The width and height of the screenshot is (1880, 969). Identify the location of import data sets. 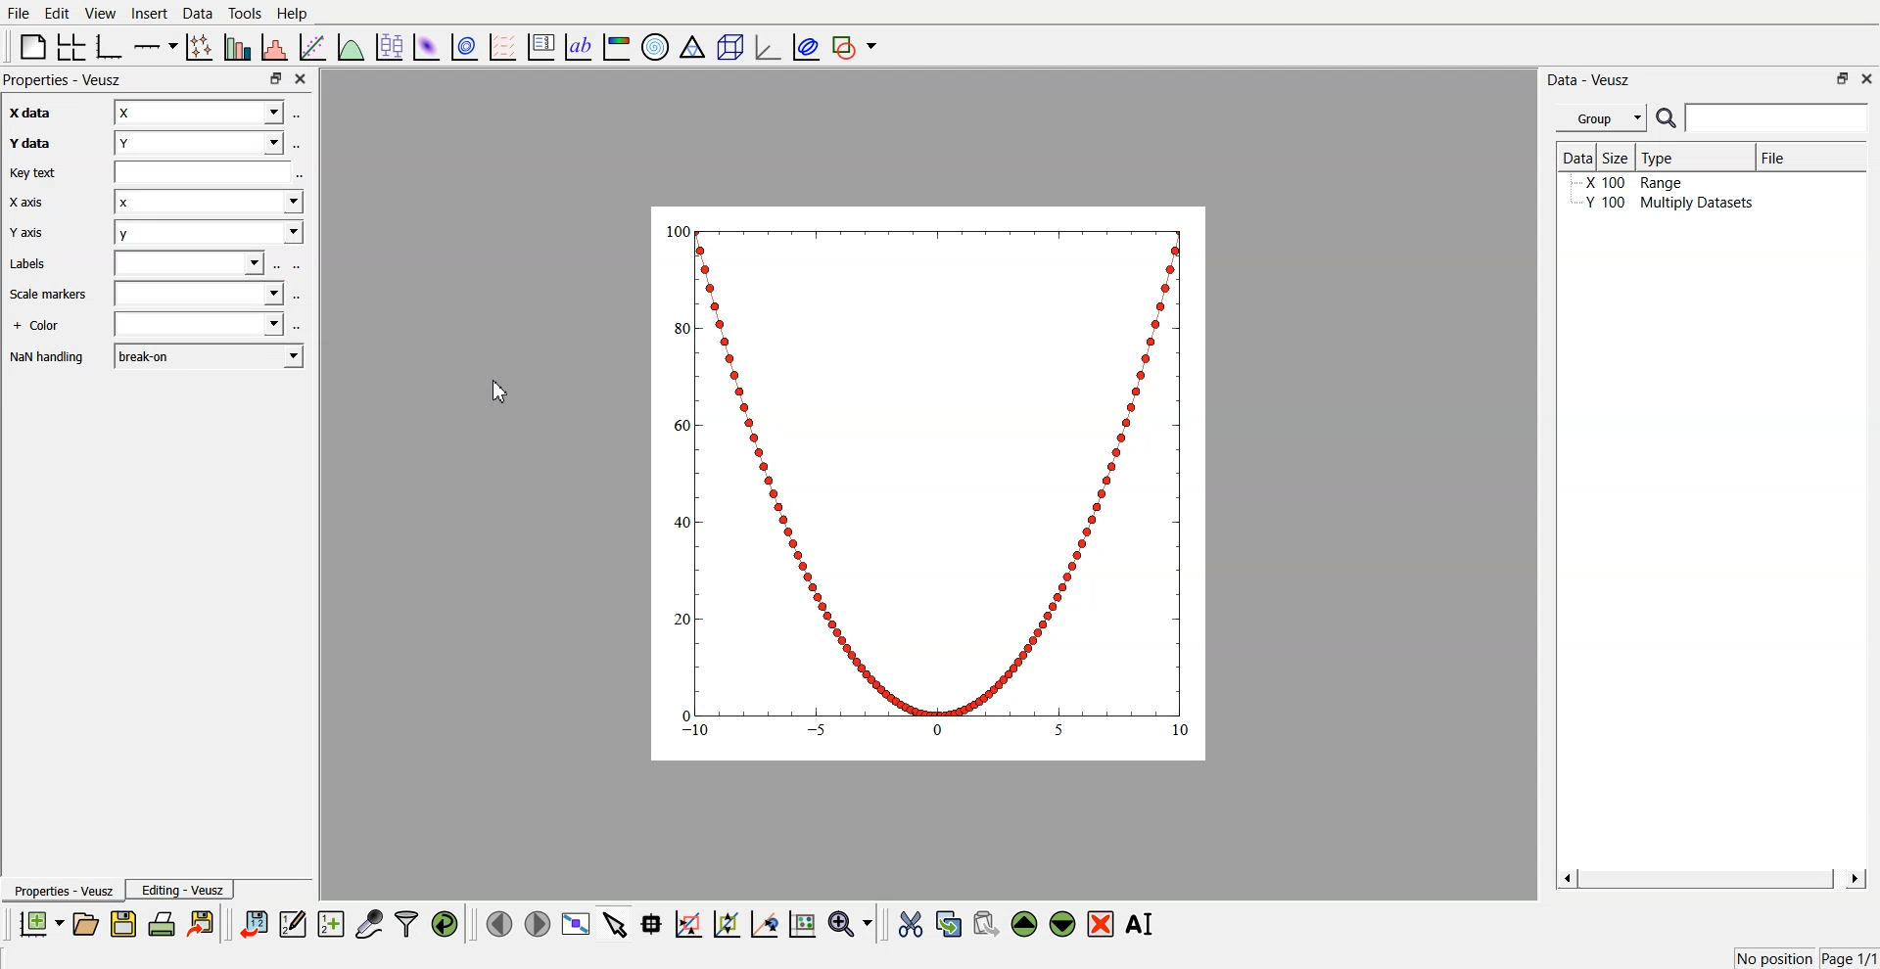
(253, 924).